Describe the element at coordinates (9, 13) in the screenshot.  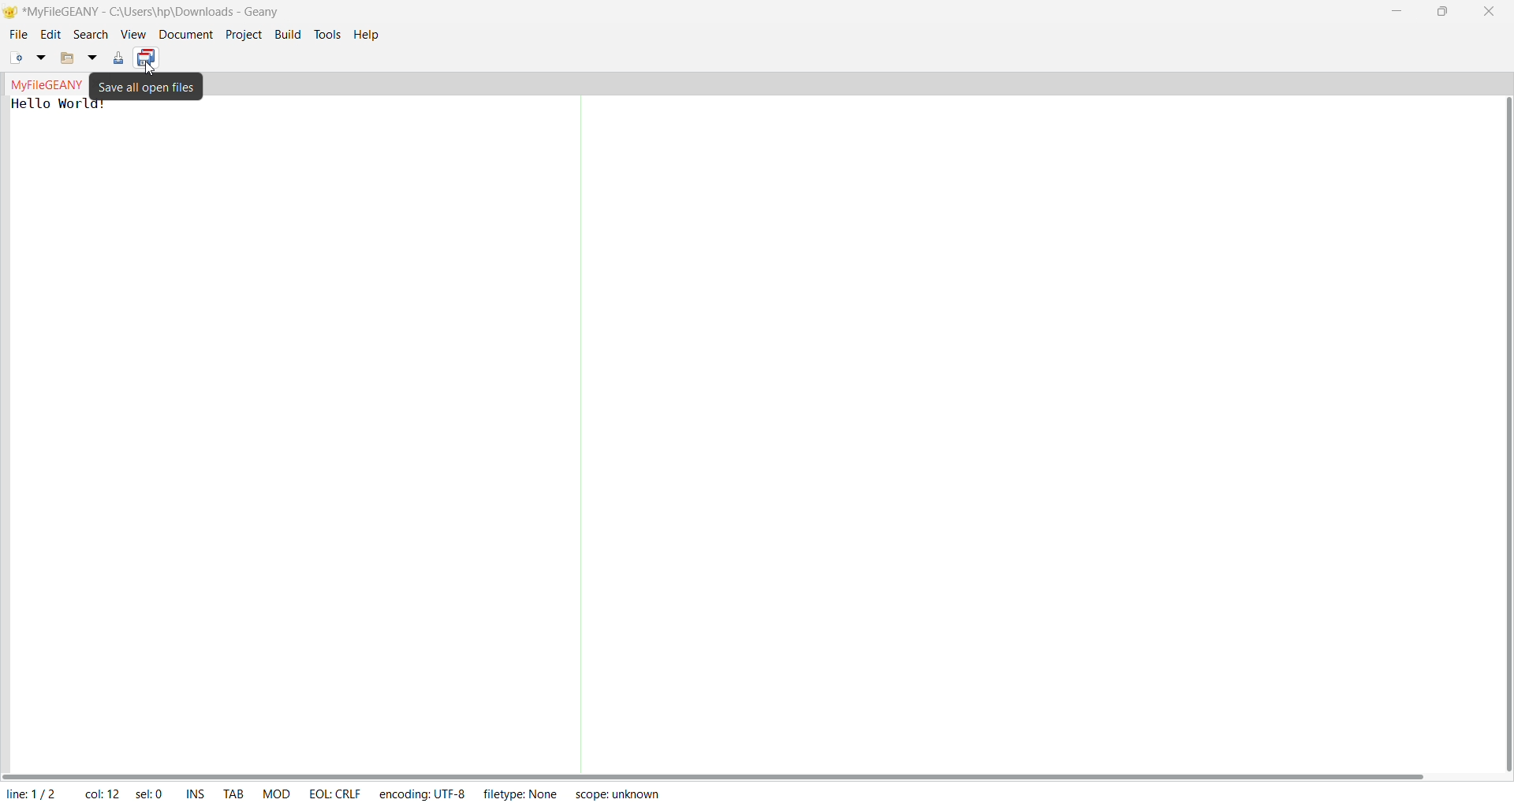
I see `Logo` at that location.